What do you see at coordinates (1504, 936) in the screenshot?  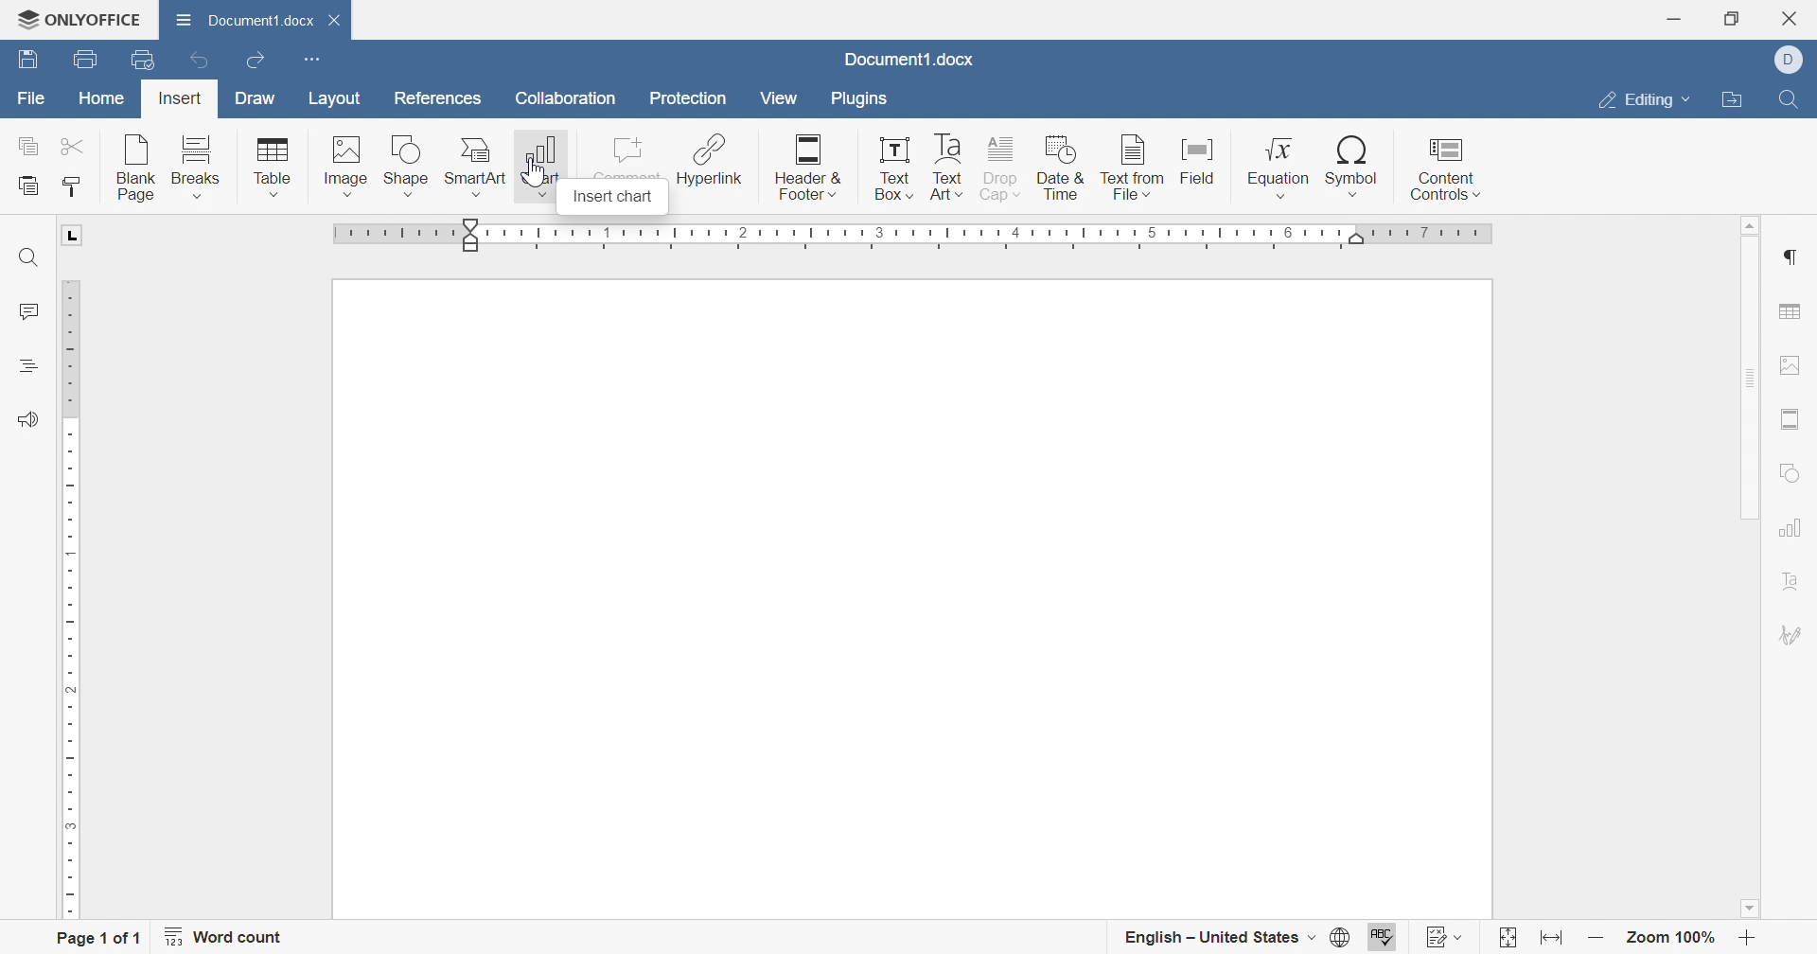 I see `Fit To Page` at bounding box center [1504, 936].